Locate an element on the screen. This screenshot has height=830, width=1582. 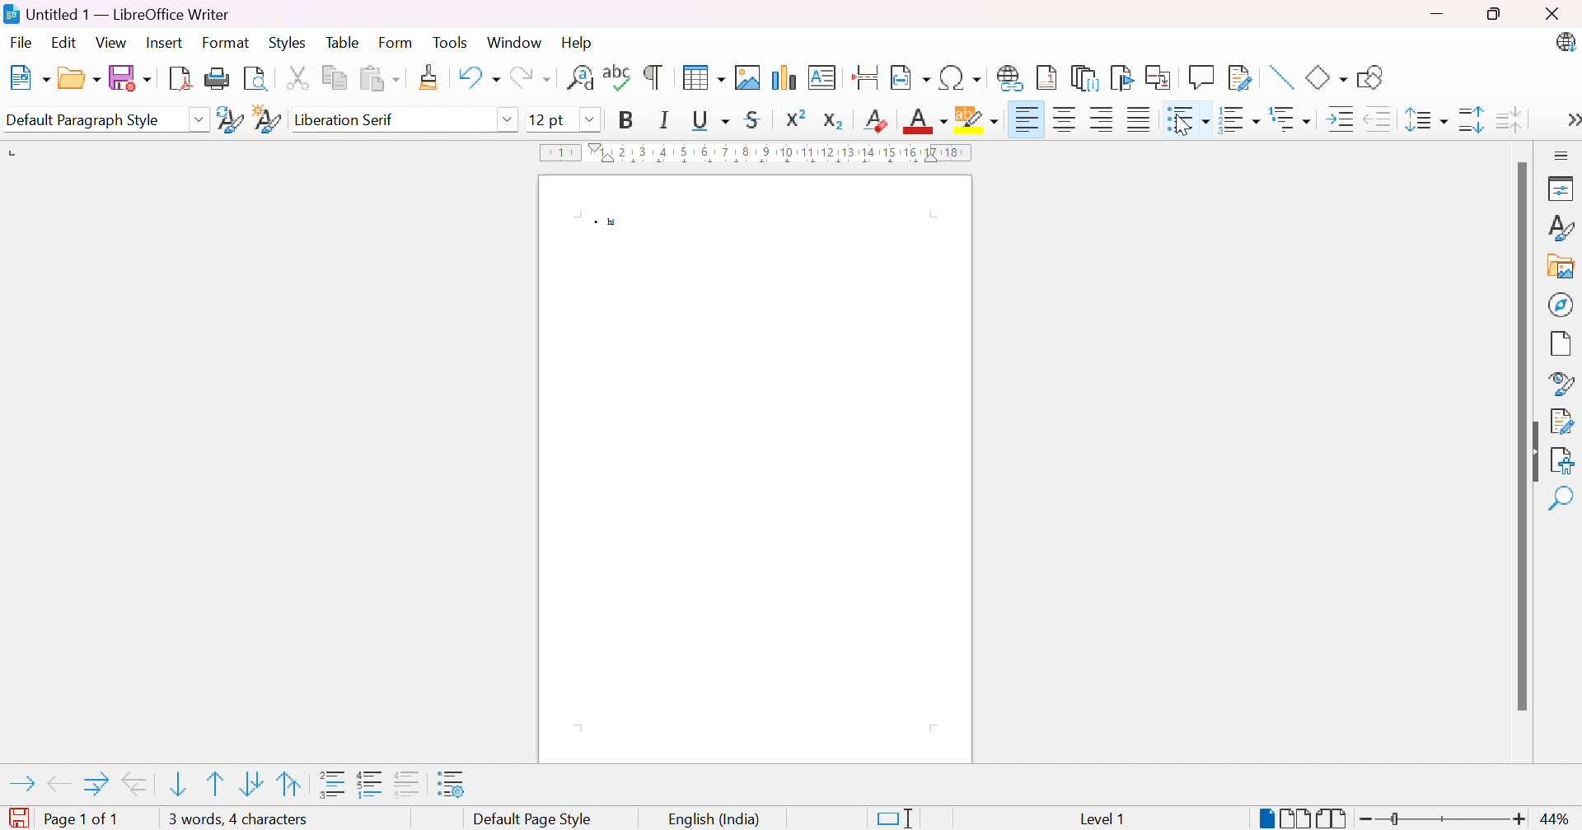
"Add to list" adds selected paragraphs to immediately preceding list is located at coordinates (406, 783).